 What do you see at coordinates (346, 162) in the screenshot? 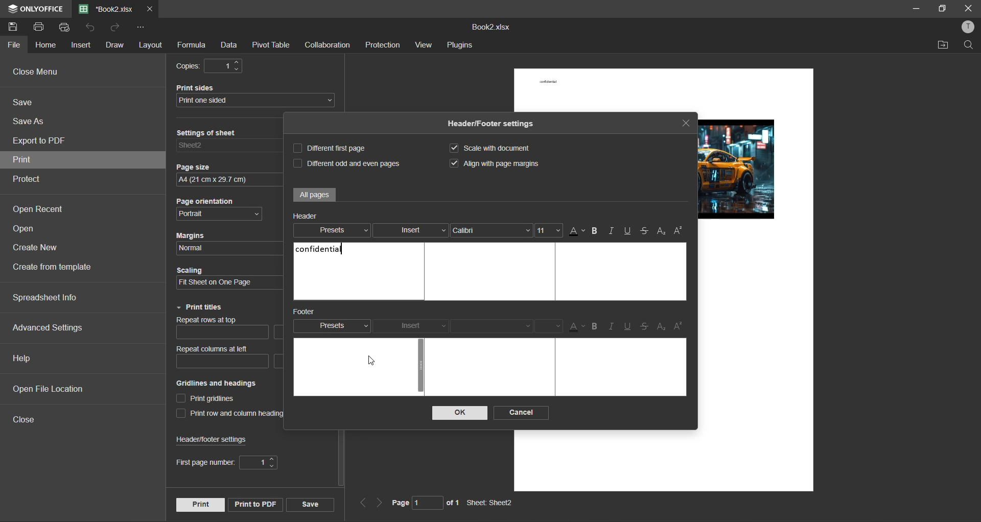
I see `different odd and even pages` at bounding box center [346, 162].